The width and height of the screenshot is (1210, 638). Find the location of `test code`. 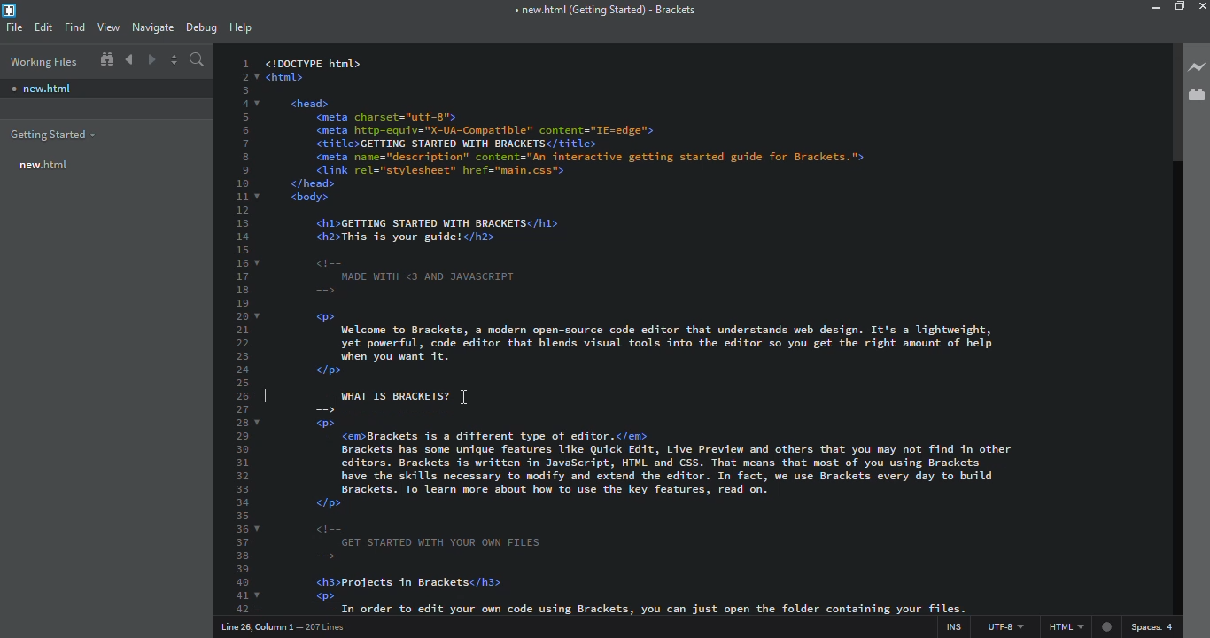

test code is located at coordinates (708, 208).